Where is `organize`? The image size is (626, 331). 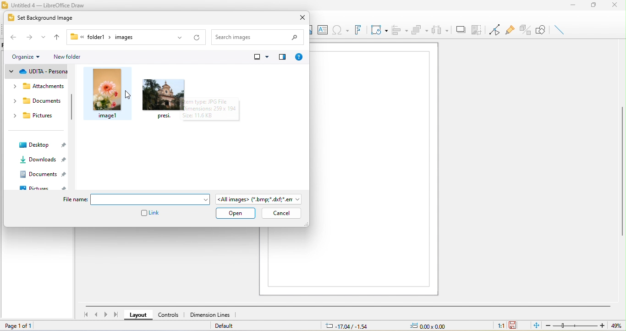
organize is located at coordinates (22, 56).